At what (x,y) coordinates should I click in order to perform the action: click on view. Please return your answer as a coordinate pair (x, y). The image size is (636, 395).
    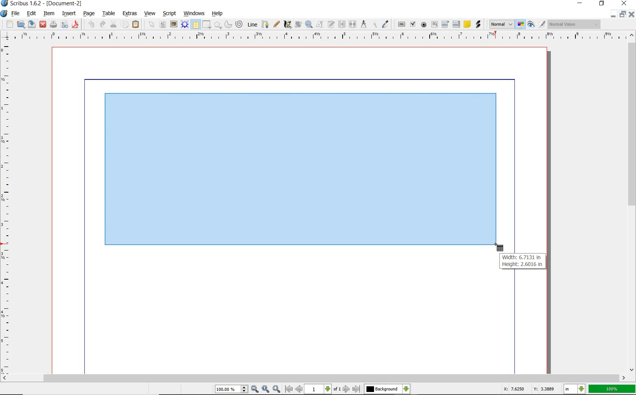
    Looking at the image, I should click on (150, 14).